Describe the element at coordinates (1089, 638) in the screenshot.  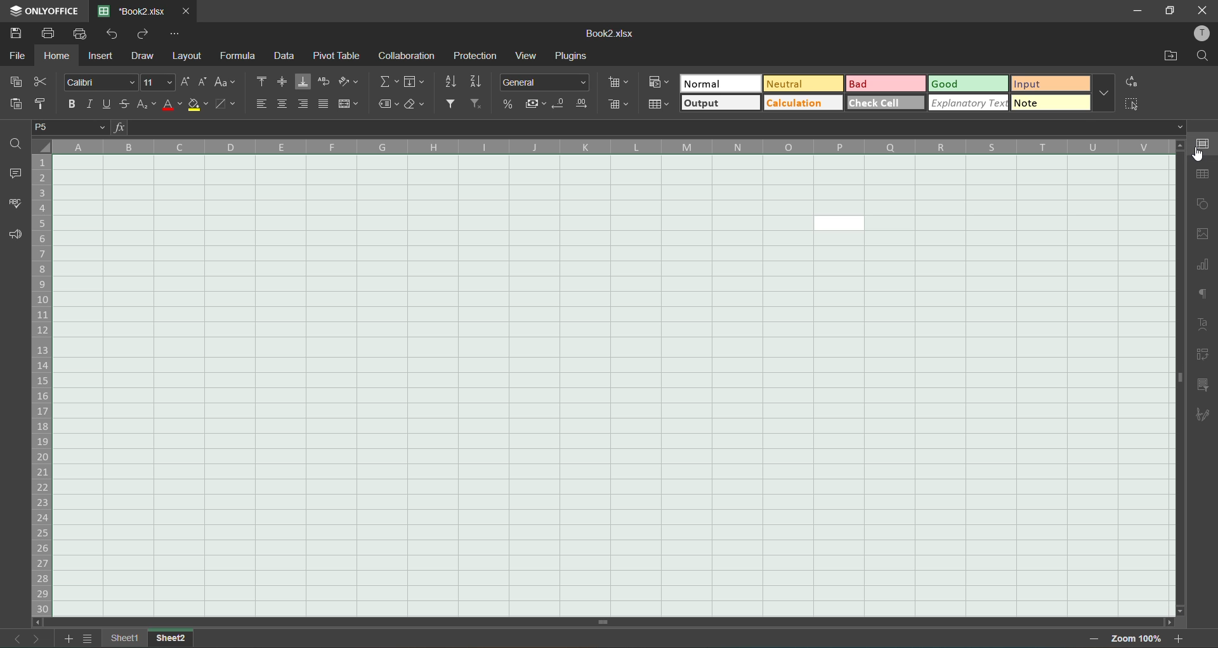
I see `zoom out` at that location.